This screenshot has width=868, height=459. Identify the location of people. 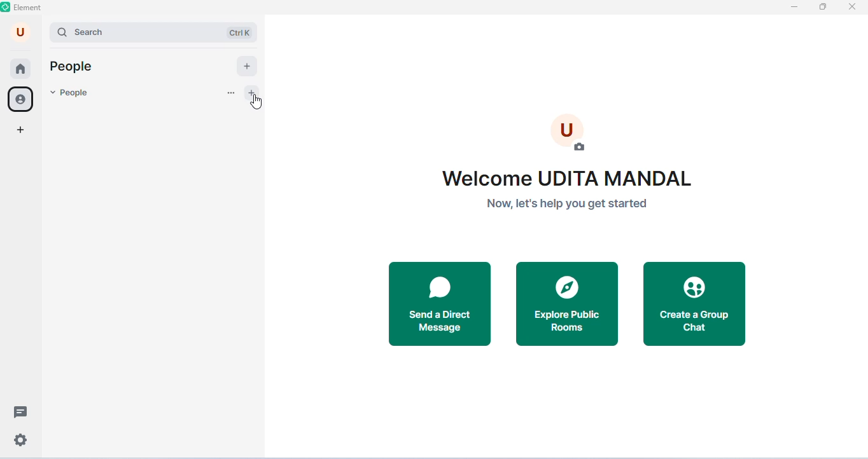
(73, 67).